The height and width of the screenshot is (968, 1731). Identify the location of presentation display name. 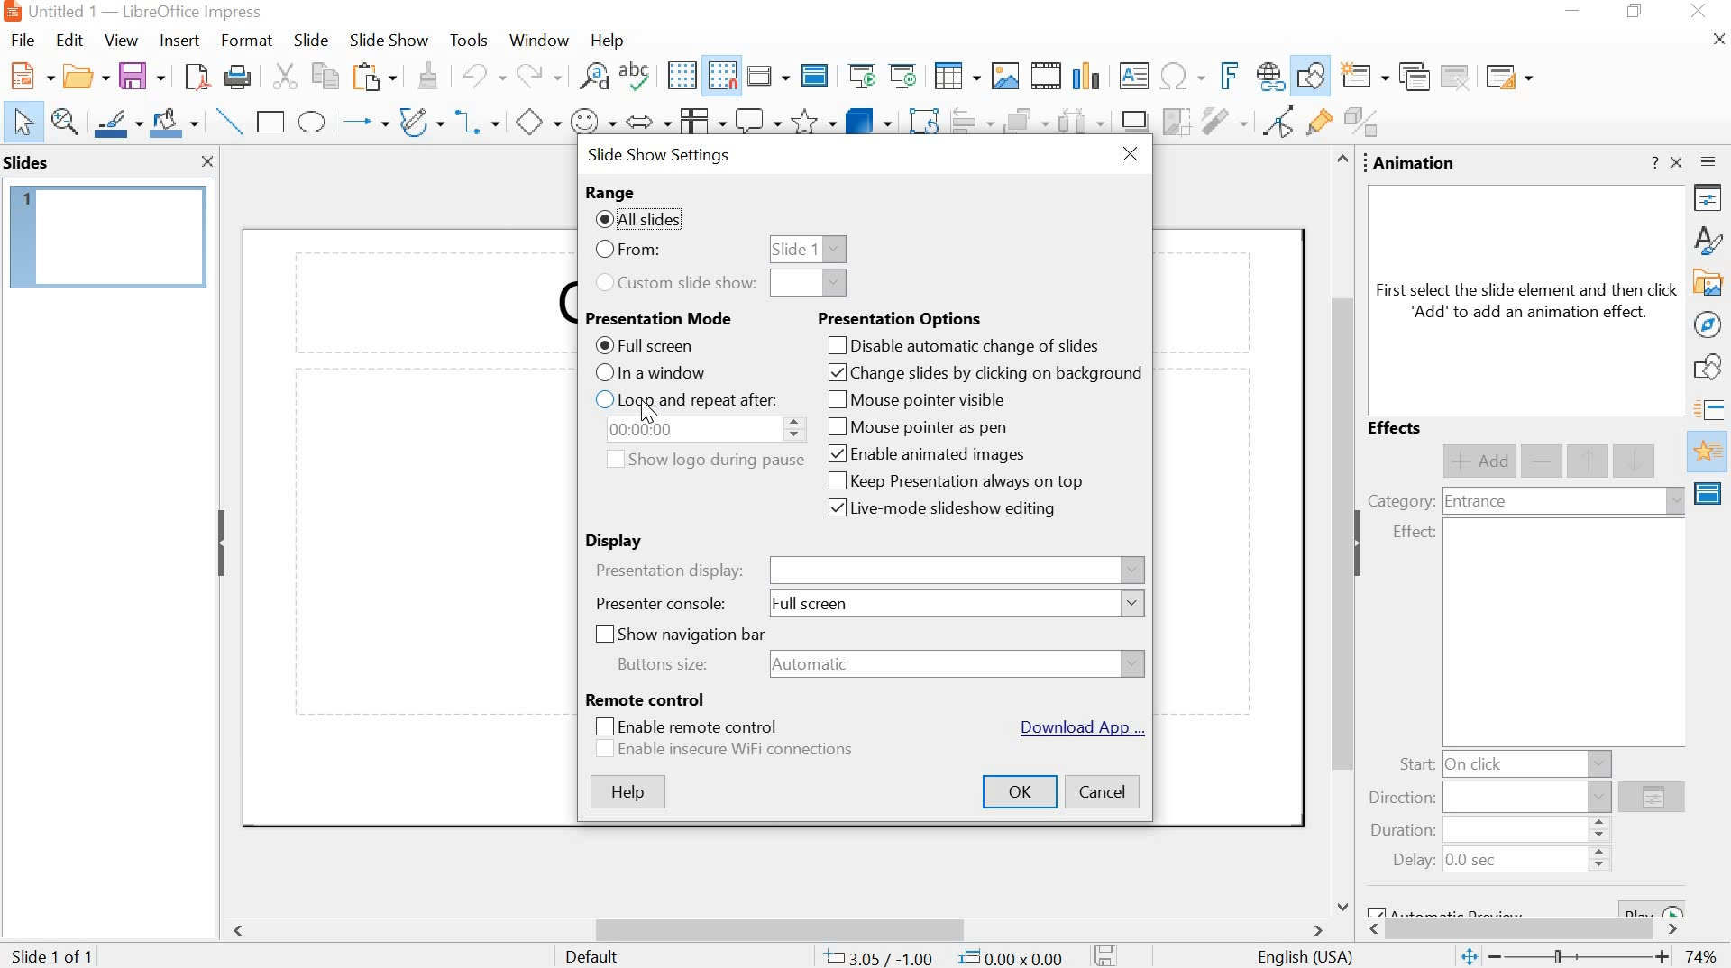
(957, 571).